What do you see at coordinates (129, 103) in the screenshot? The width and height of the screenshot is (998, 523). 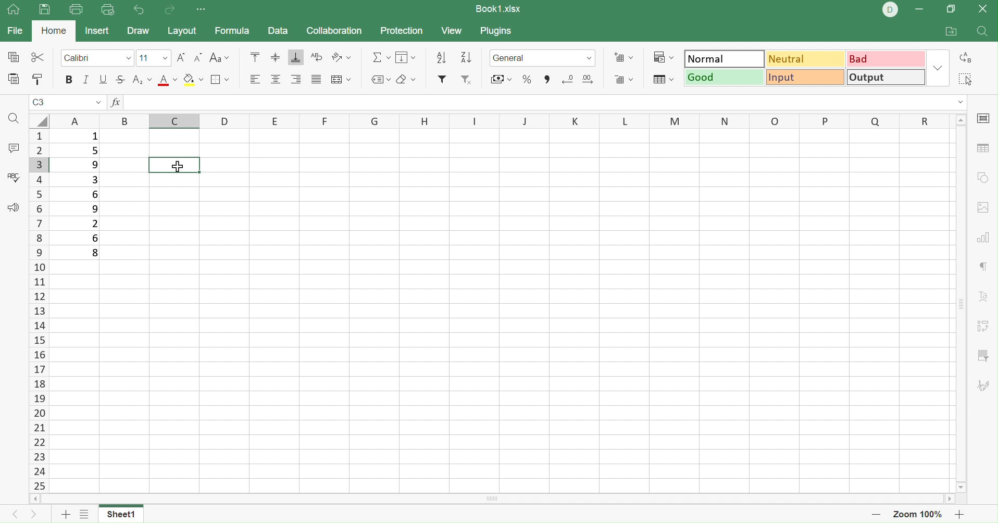 I see `1` at bounding box center [129, 103].